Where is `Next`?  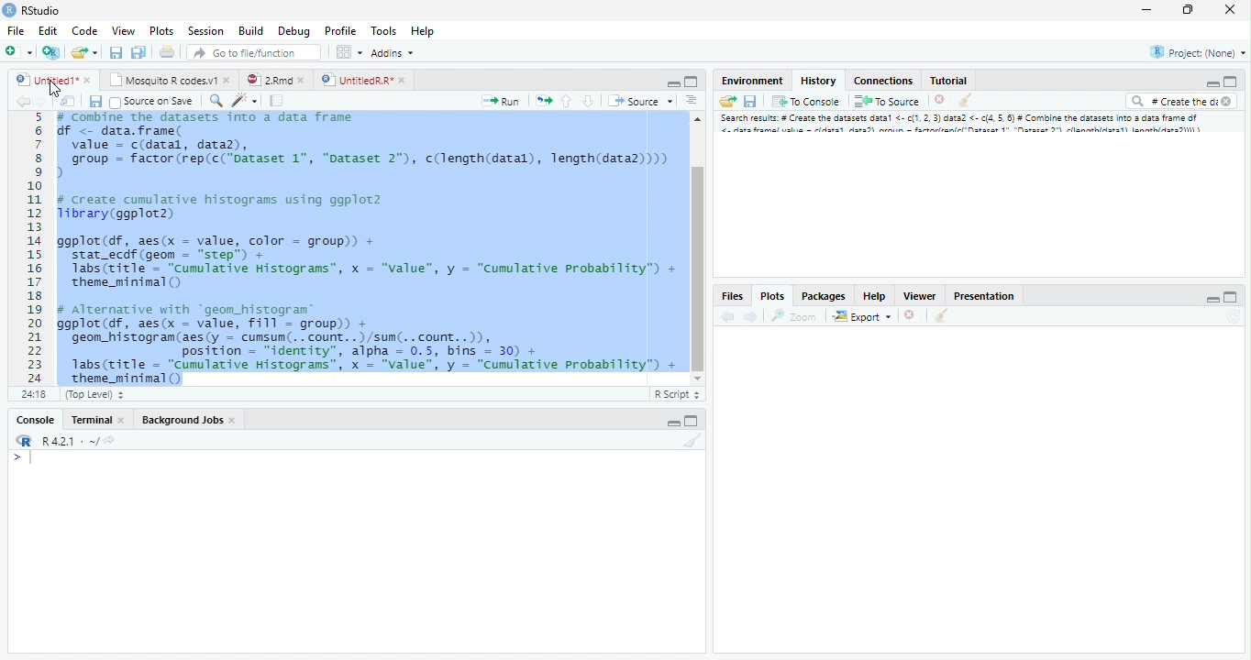
Next is located at coordinates (39, 104).